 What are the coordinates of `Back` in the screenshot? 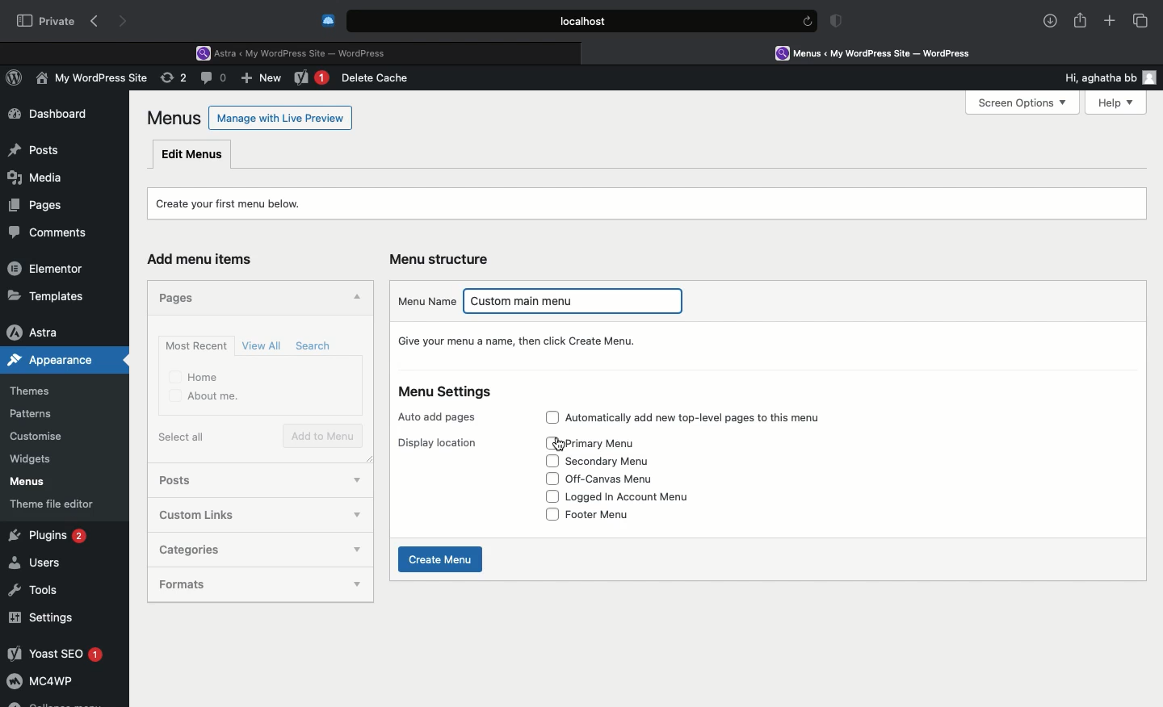 It's located at (98, 22).